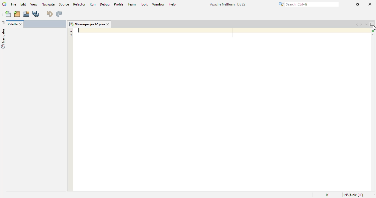 The width and height of the screenshot is (376, 198). I want to click on view, so click(34, 4).